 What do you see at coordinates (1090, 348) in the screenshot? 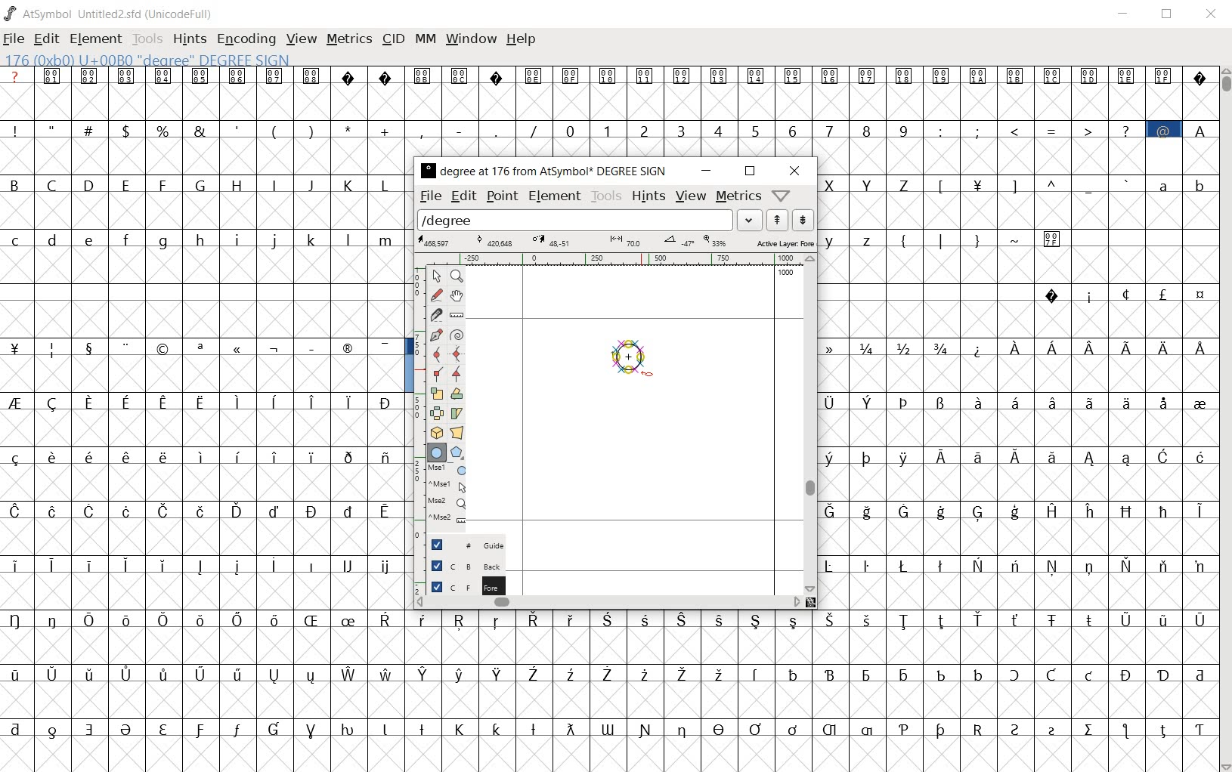
I see `Special letters` at bounding box center [1090, 348].